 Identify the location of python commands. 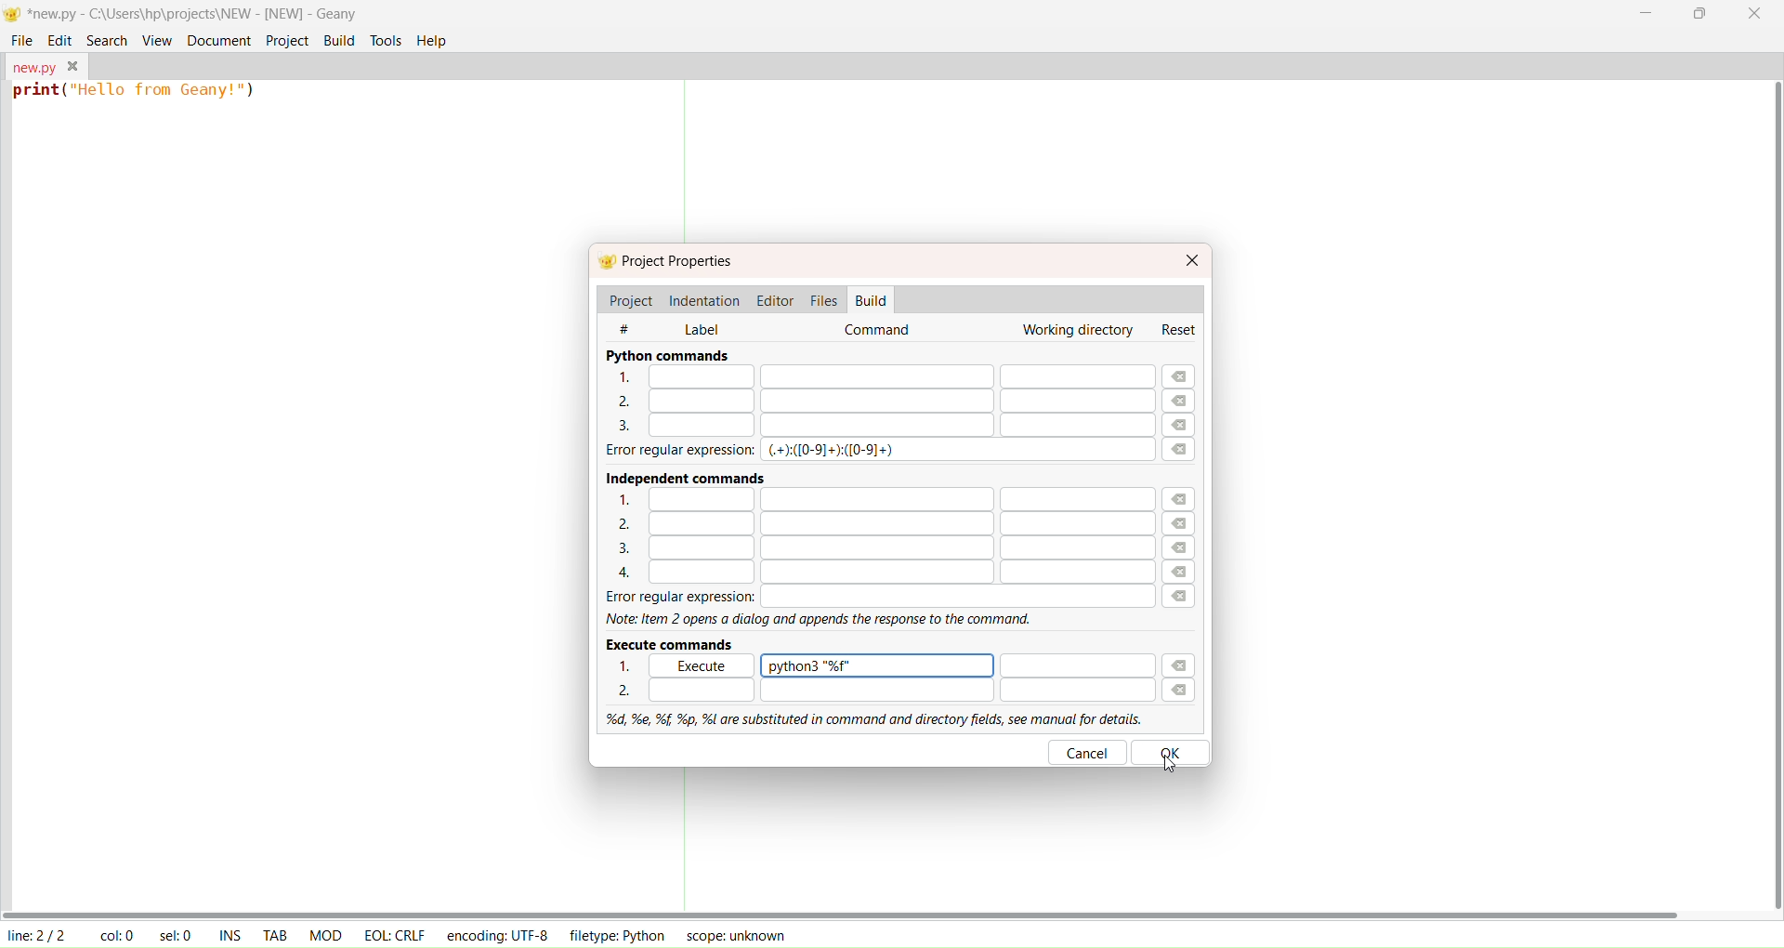
(667, 355).